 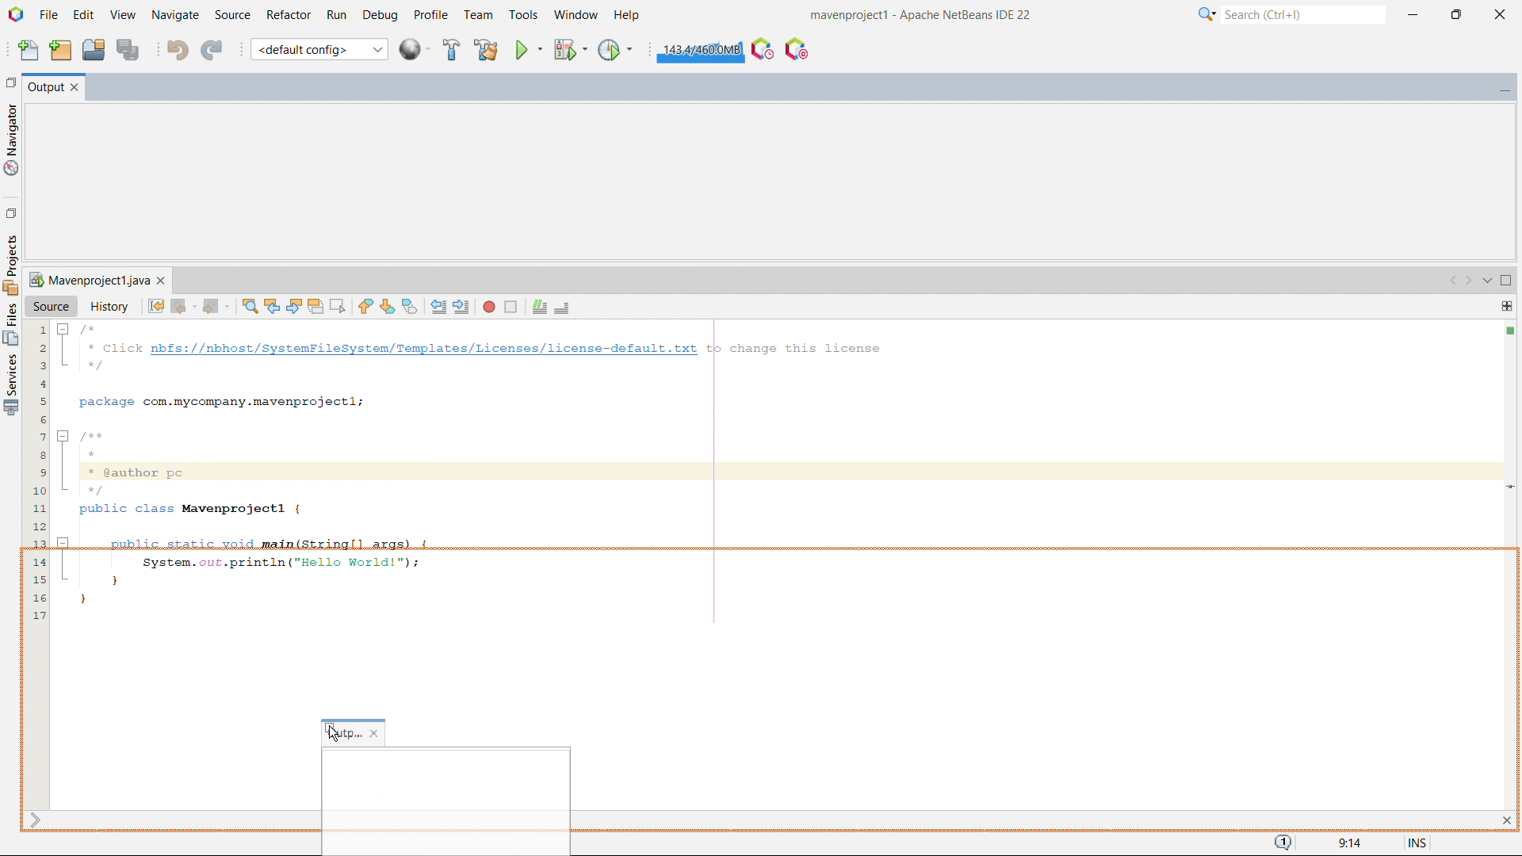 I want to click on run project, so click(x=528, y=49).